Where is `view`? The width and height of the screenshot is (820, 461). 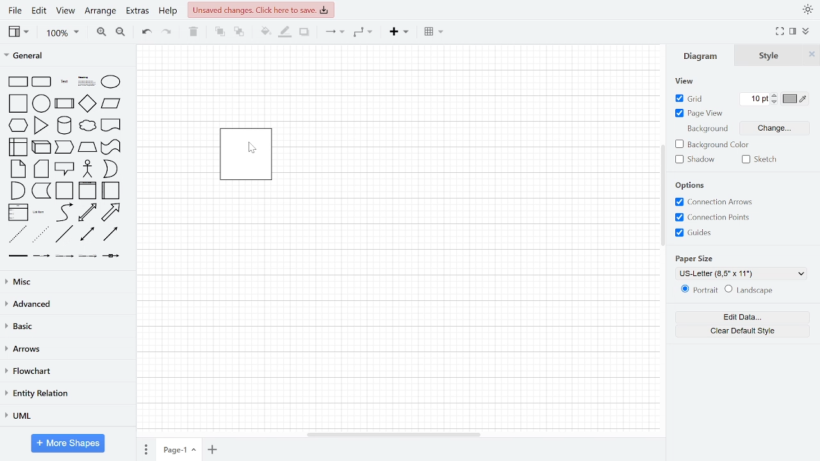
view is located at coordinates (684, 81).